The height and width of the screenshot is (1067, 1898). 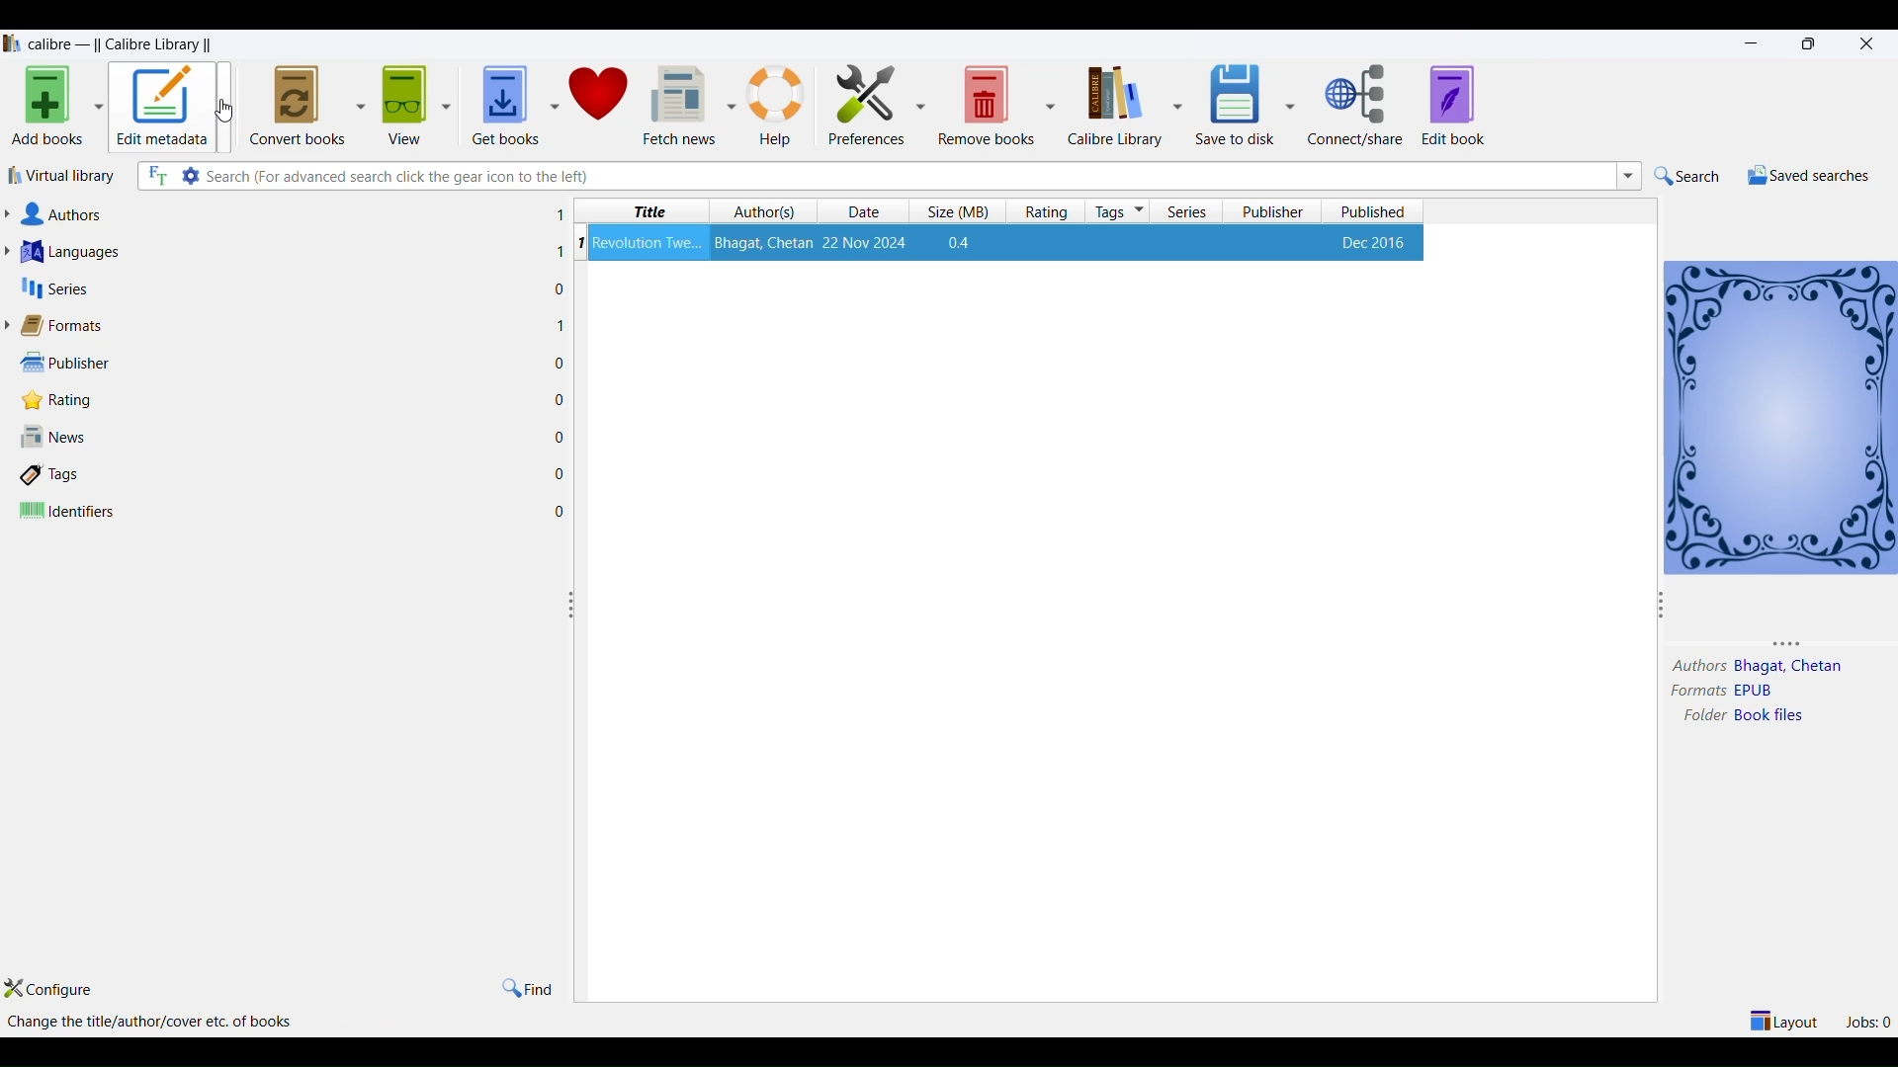 What do you see at coordinates (122, 41) in the screenshot?
I see `application name` at bounding box center [122, 41].